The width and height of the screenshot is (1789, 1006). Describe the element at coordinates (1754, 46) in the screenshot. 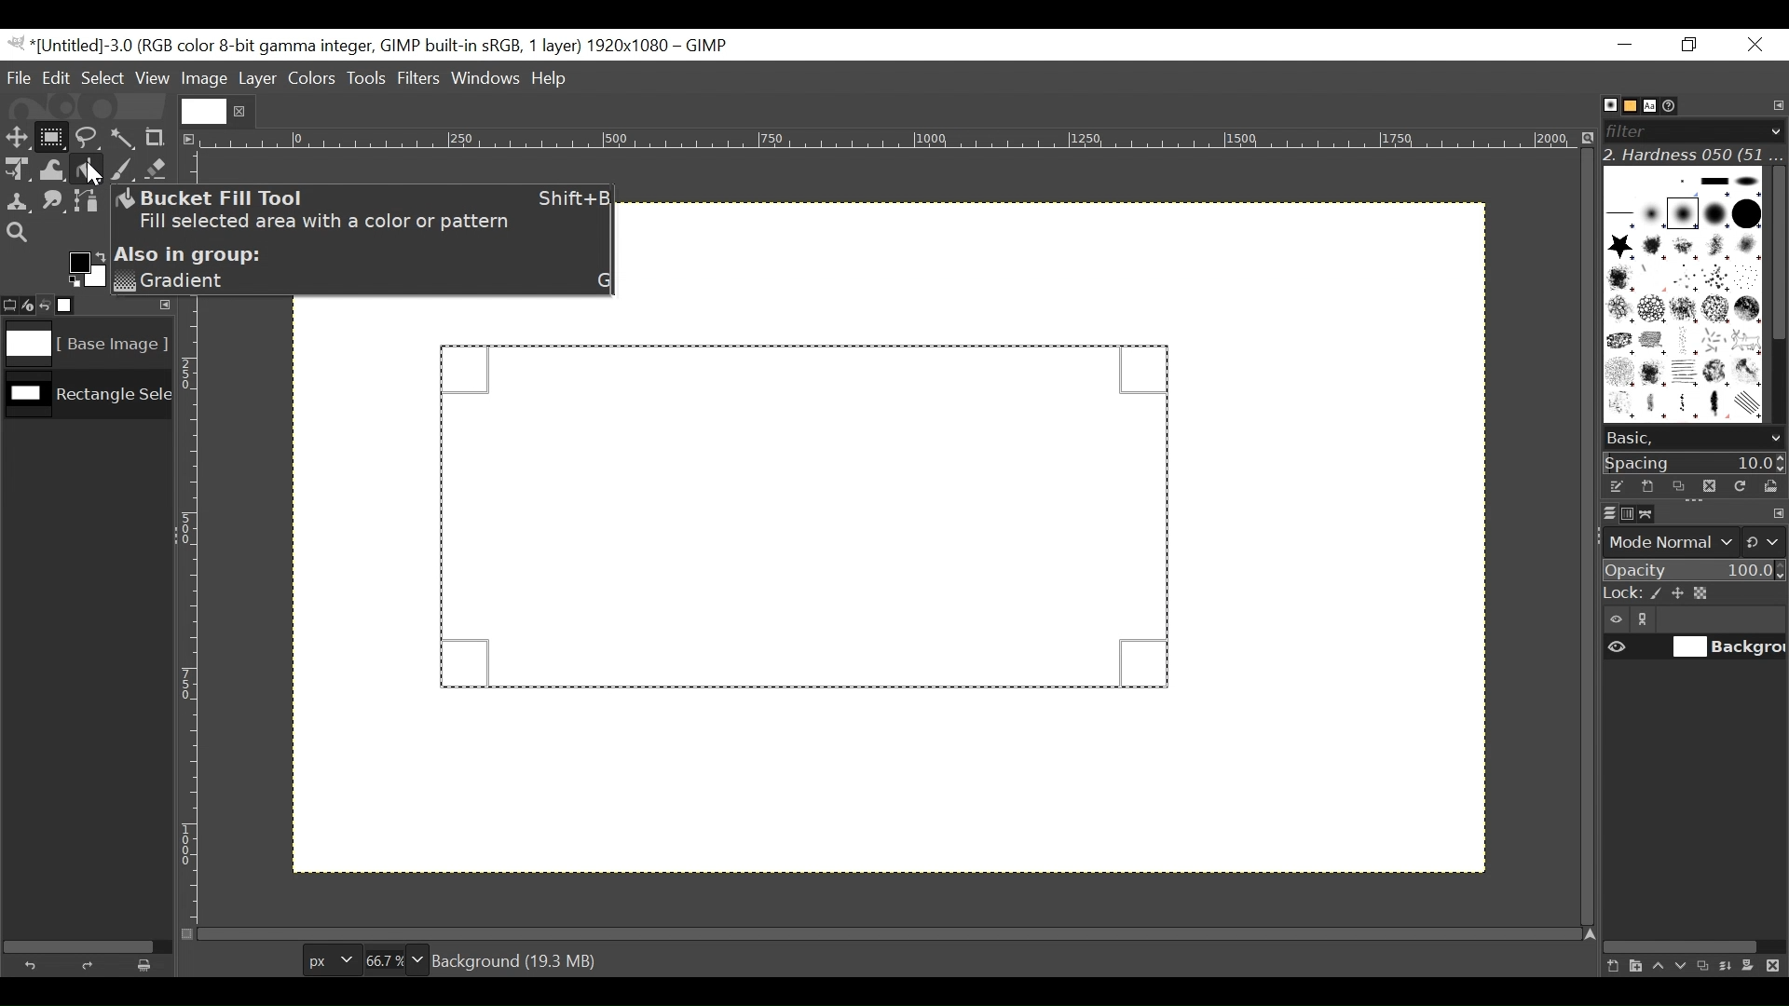

I see `Close` at that location.